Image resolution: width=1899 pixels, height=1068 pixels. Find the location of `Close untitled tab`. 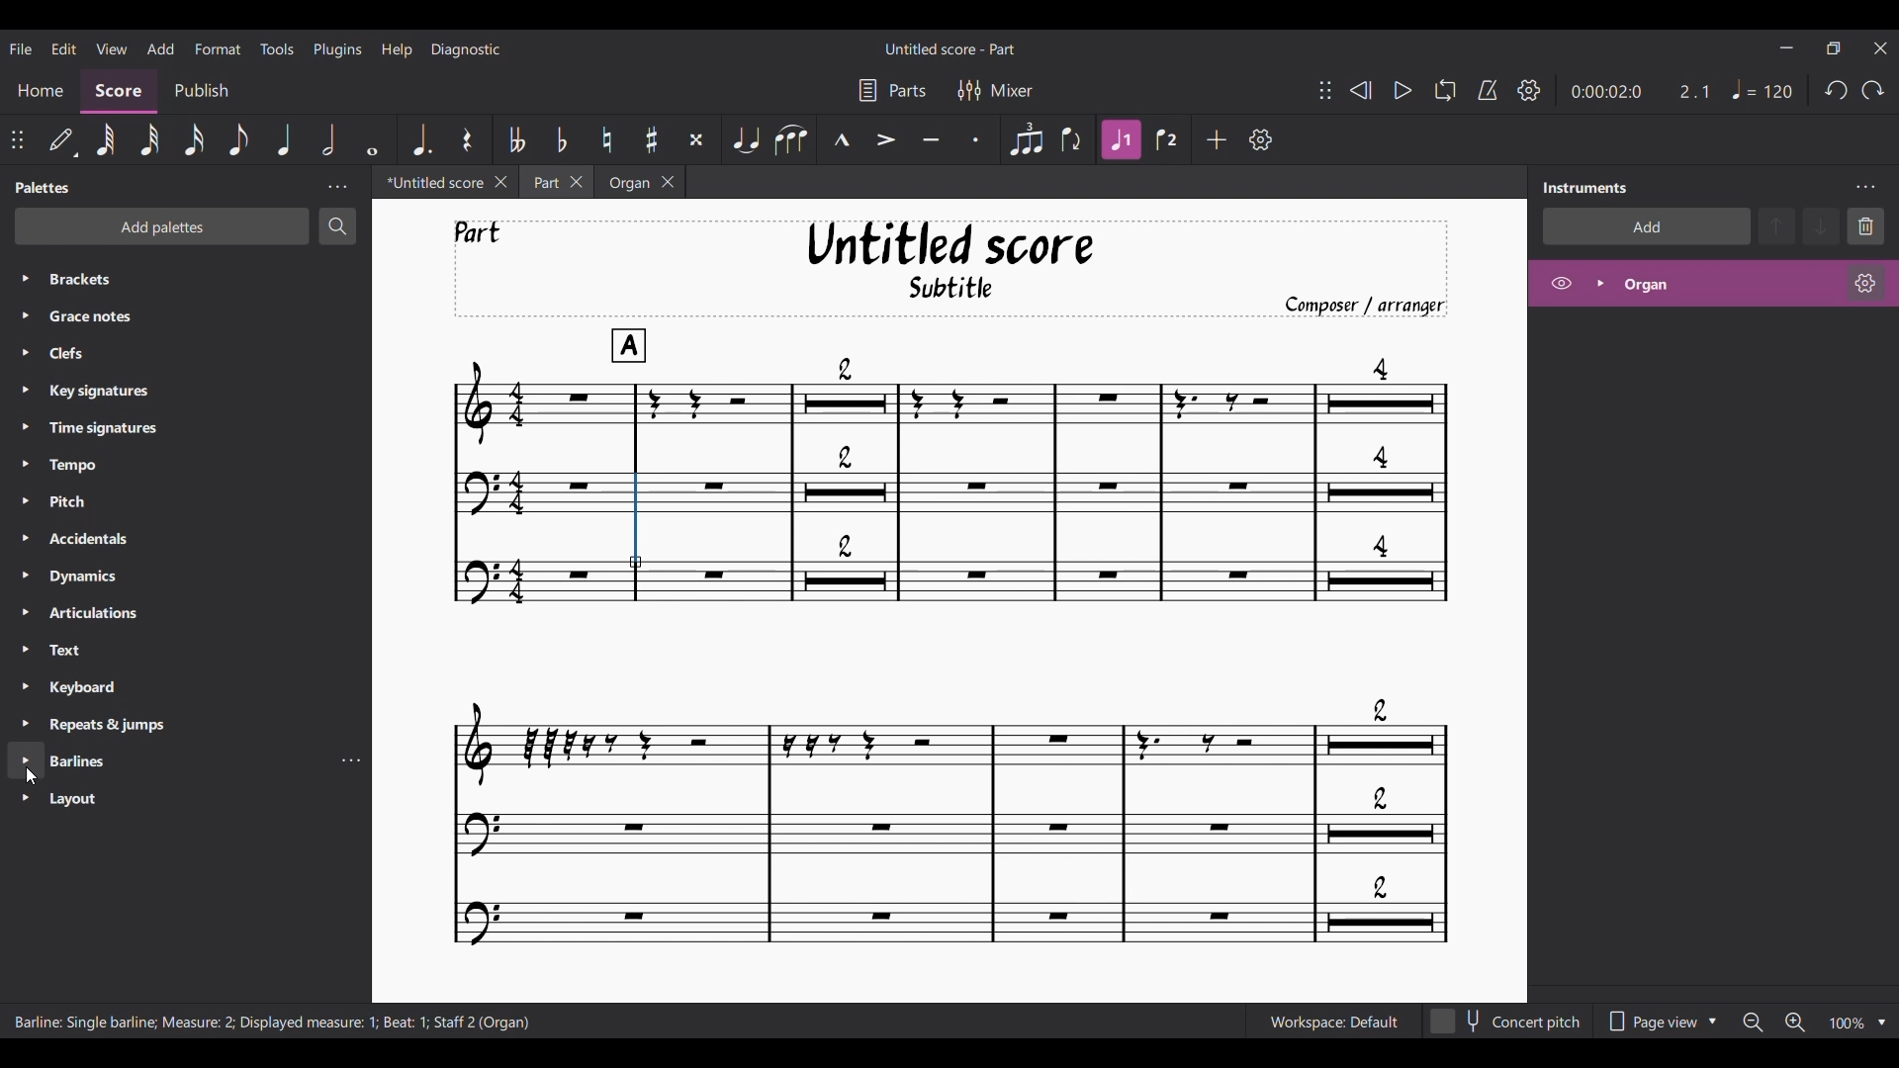

Close untitled tab is located at coordinates (501, 182).